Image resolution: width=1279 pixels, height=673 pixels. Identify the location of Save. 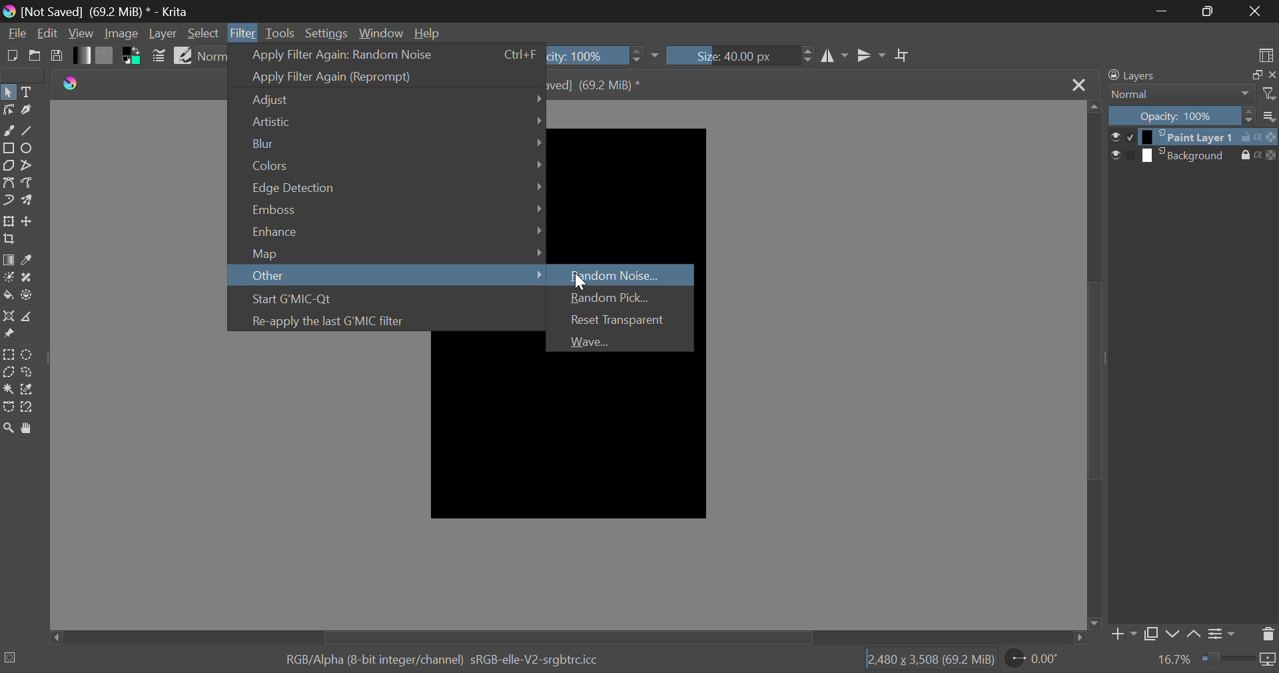
(57, 57).